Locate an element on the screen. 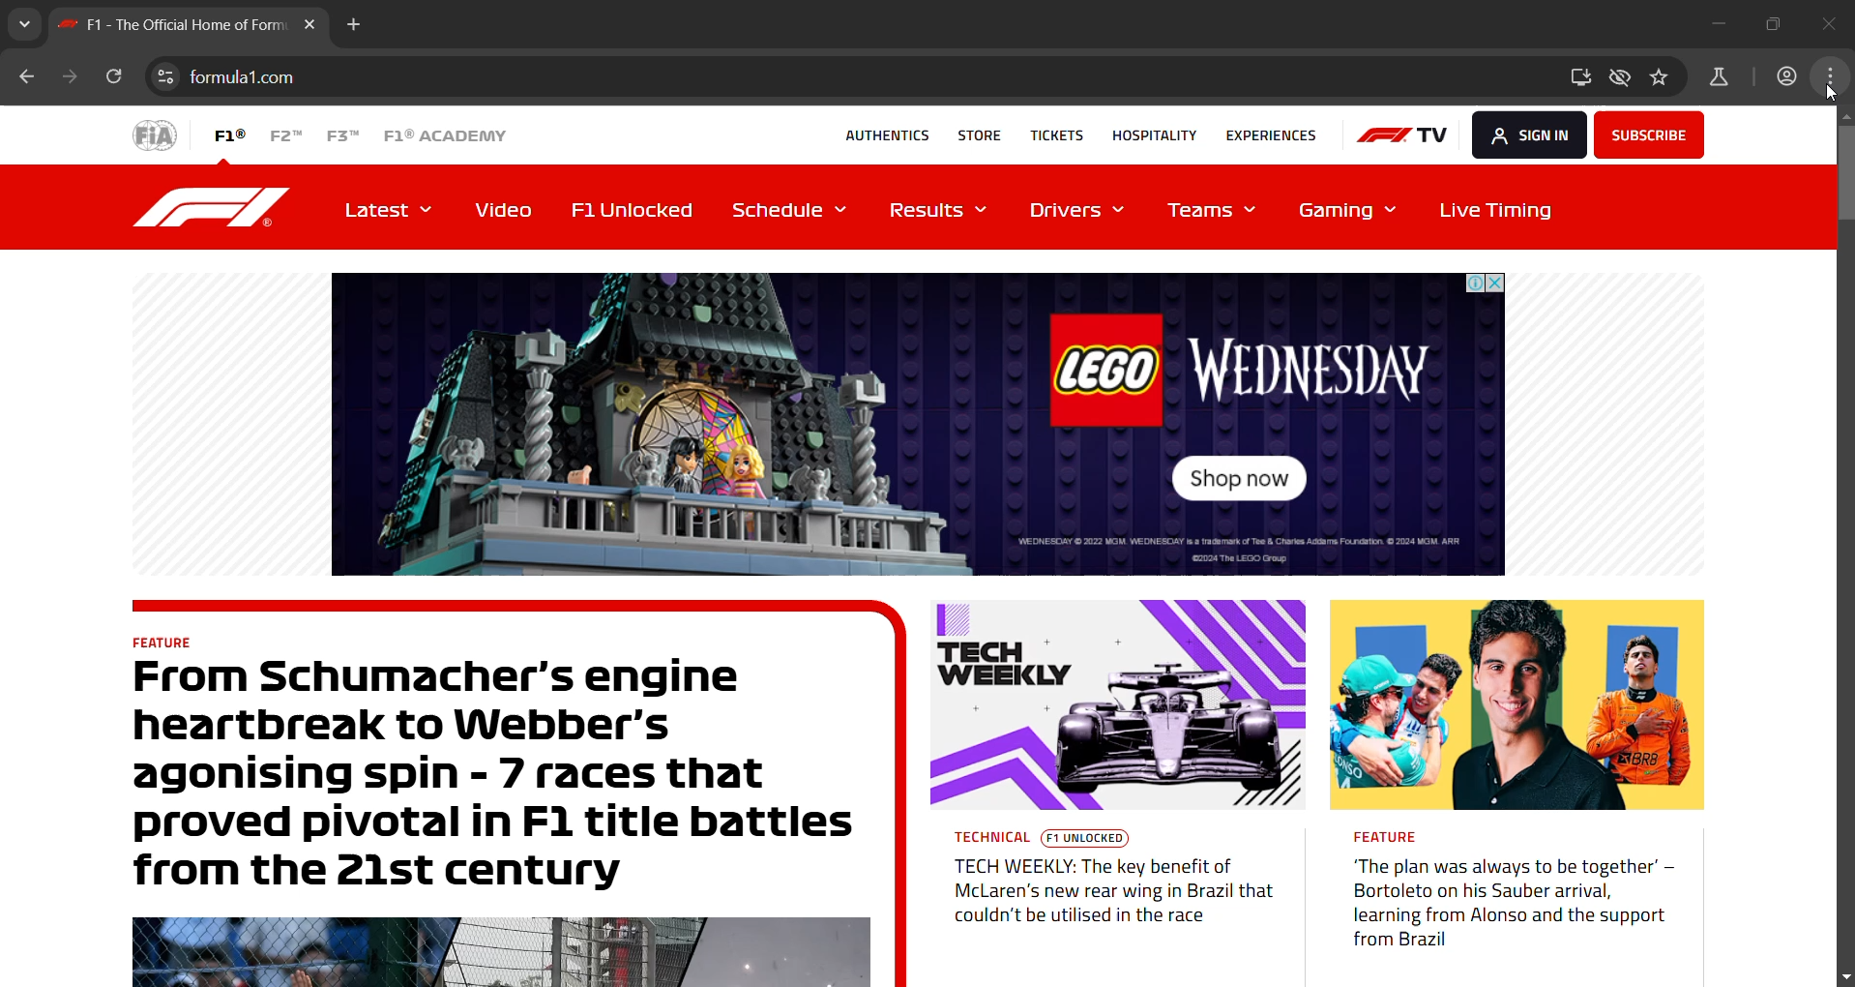 This screenshot has width=1855, height=987. News: feature- plan was always to be together’ —Bortoleto on his Sauber arrival,learning from Alonso and the support from Brazil is located at coordinates (1523, 788).